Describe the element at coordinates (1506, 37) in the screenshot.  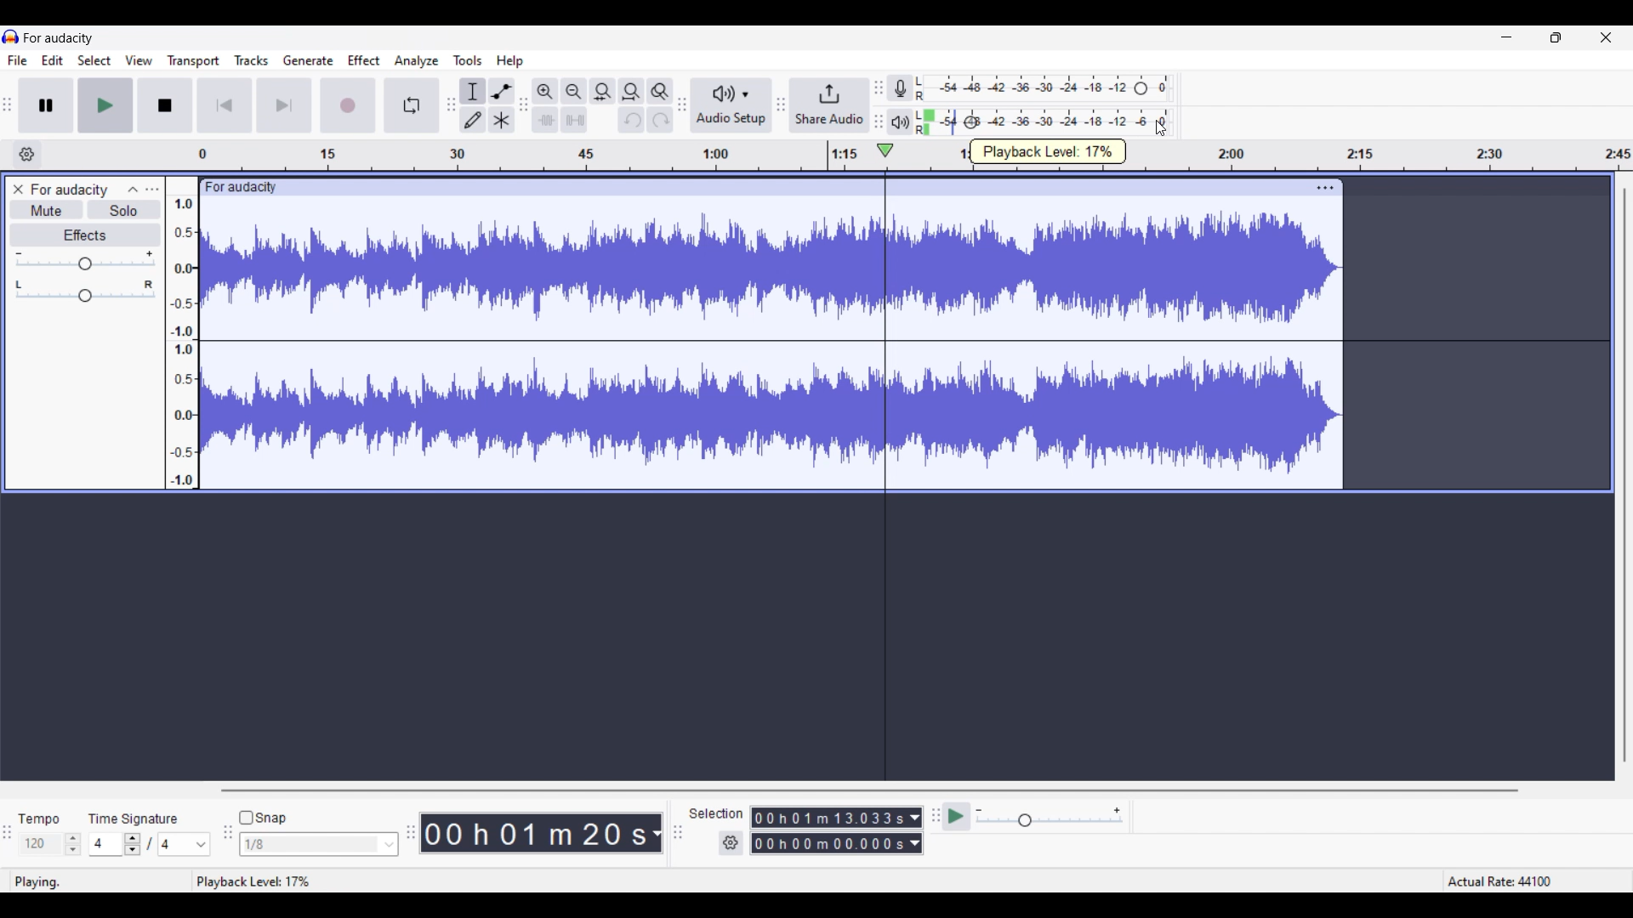
I see `Minimize` at that location.